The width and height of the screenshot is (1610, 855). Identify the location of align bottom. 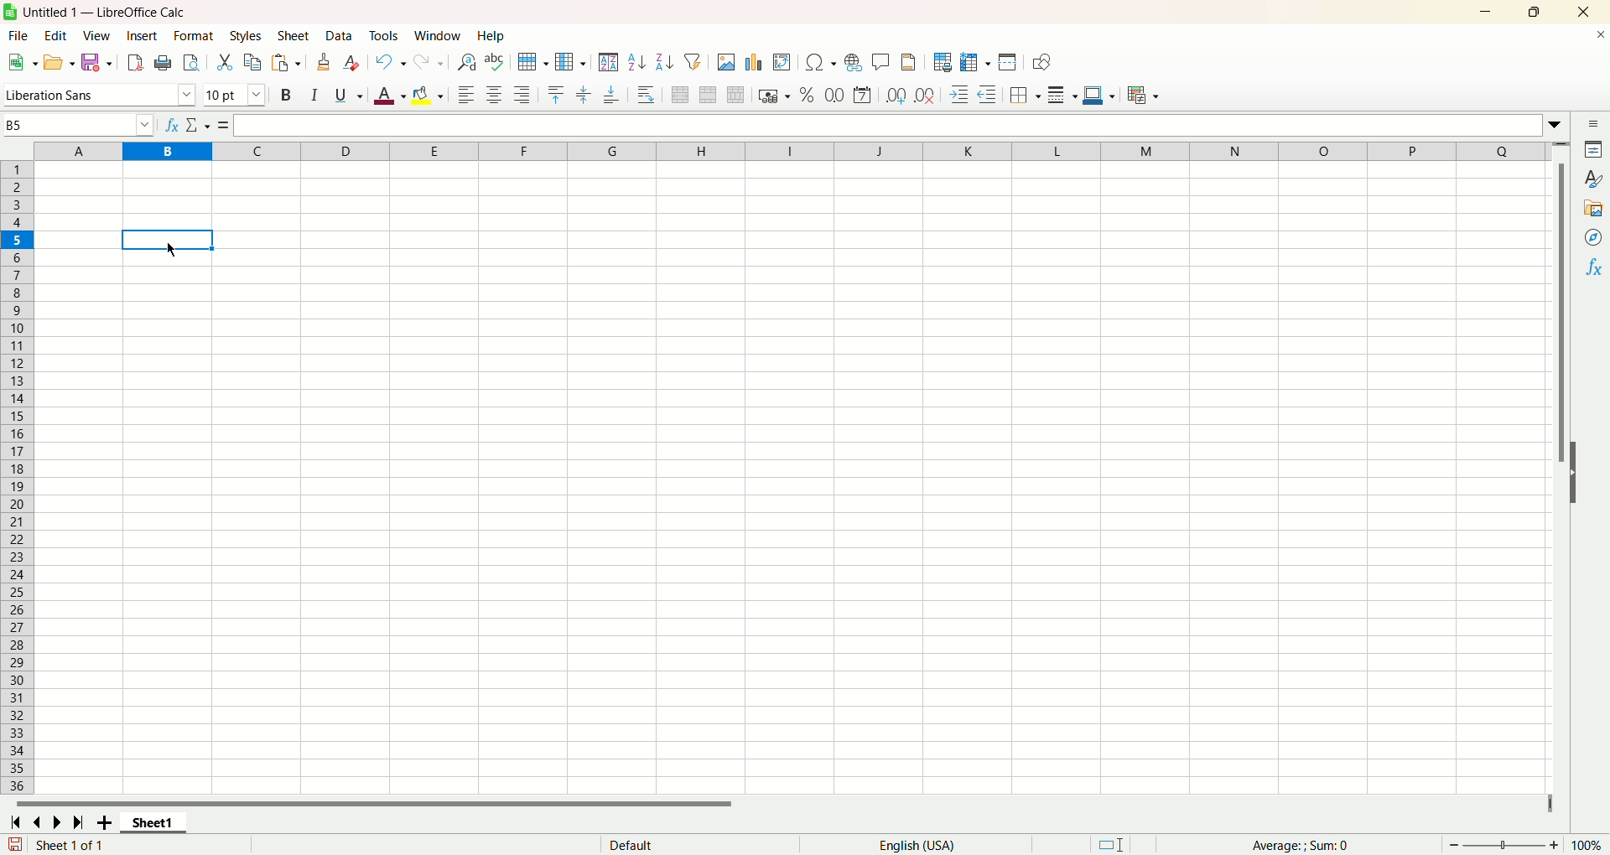
(615, 94).